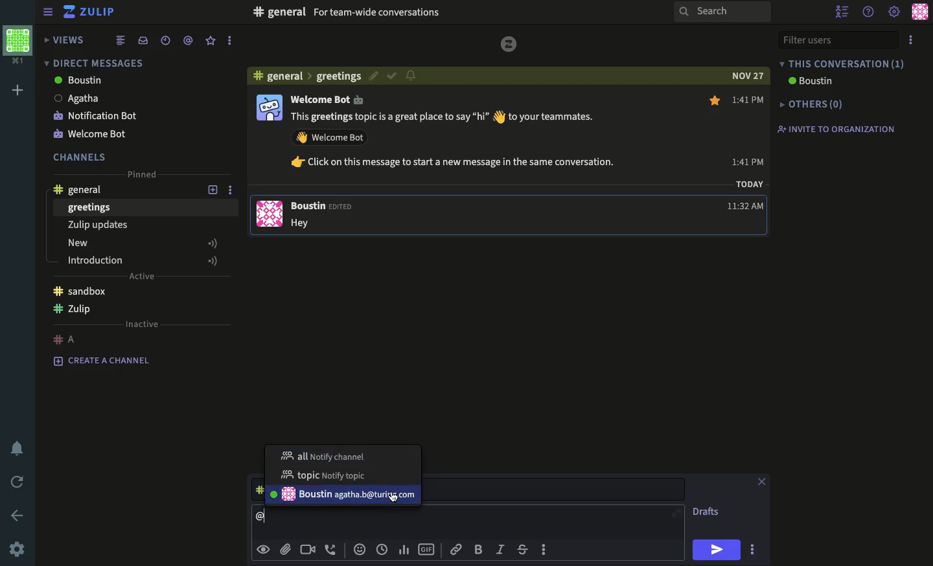 This screenshot has height=566, width=933. Describe the element at coordinates (331, 549) in the screenshot. I see `audio call` at that location.